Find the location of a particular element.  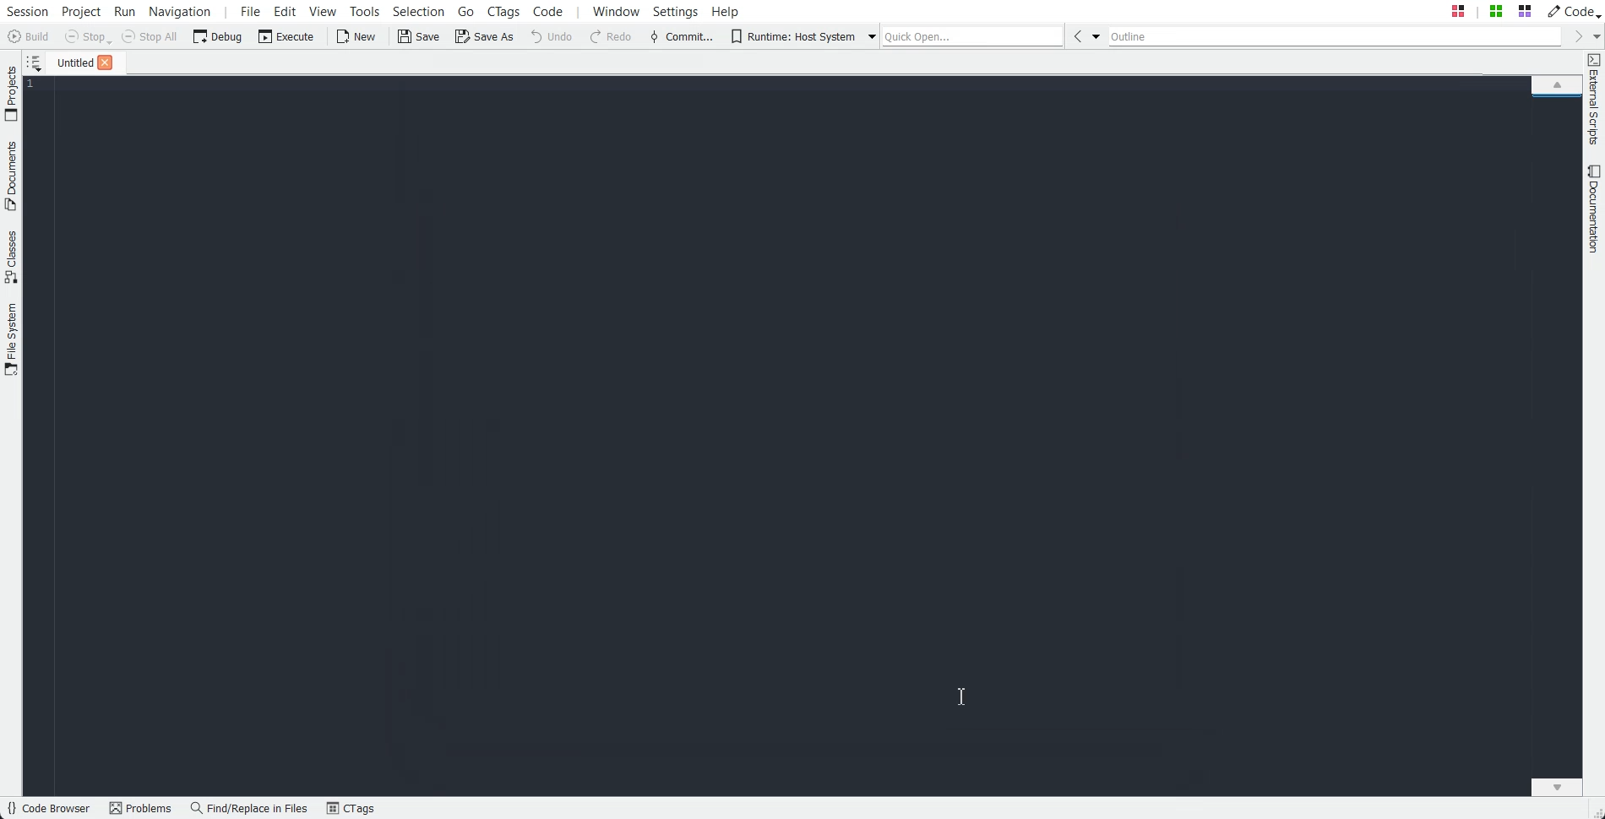

Slide Shifter is located at coordinates (1595, 811).